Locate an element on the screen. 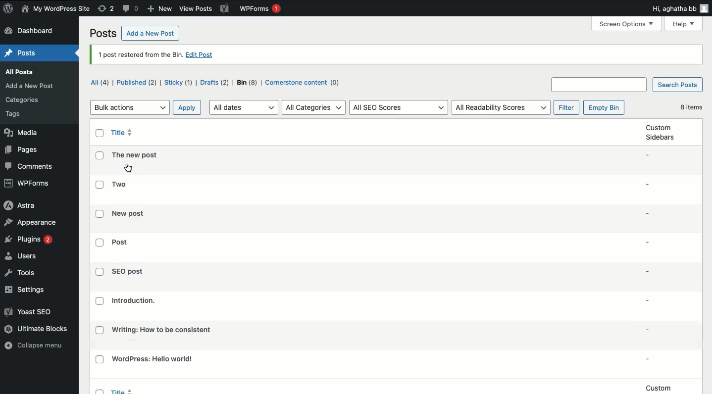 This screenshot has width=712, height=394. Bulk actions is located at coordinates (129, 107).